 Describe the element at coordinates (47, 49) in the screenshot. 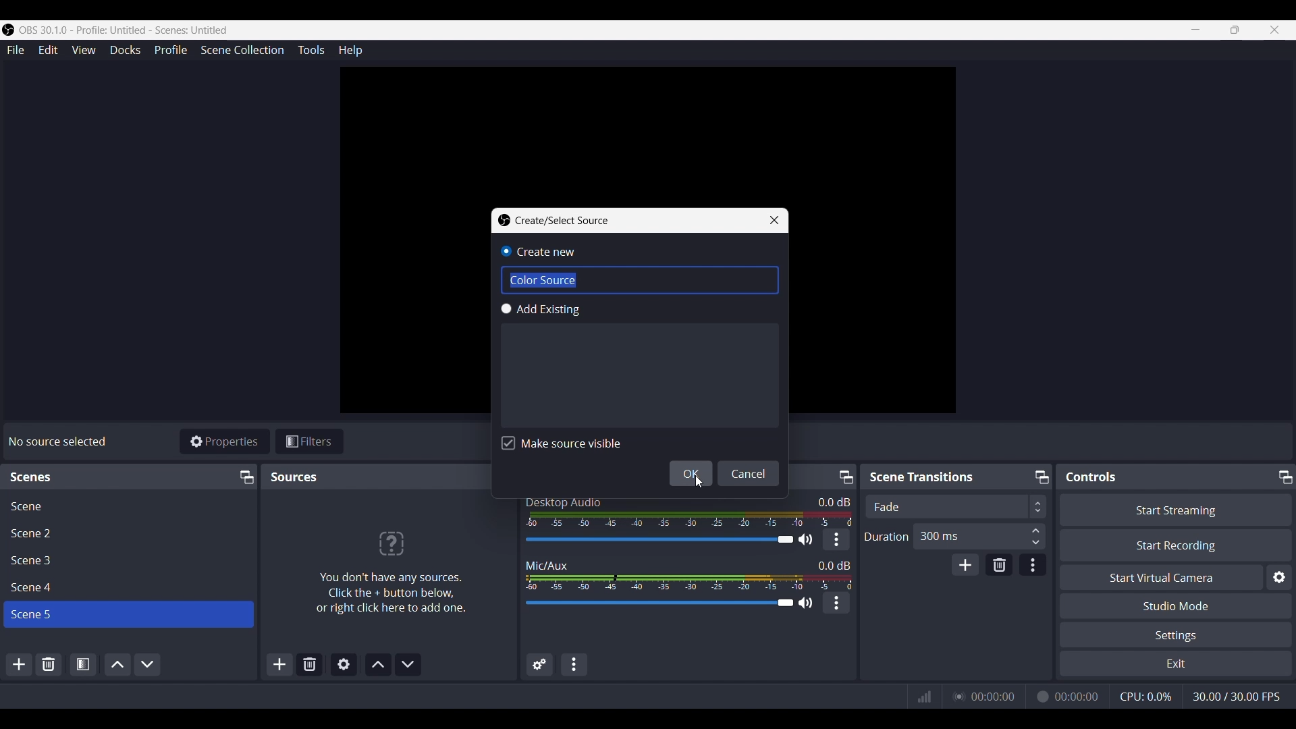

I see `Edit` at that location.